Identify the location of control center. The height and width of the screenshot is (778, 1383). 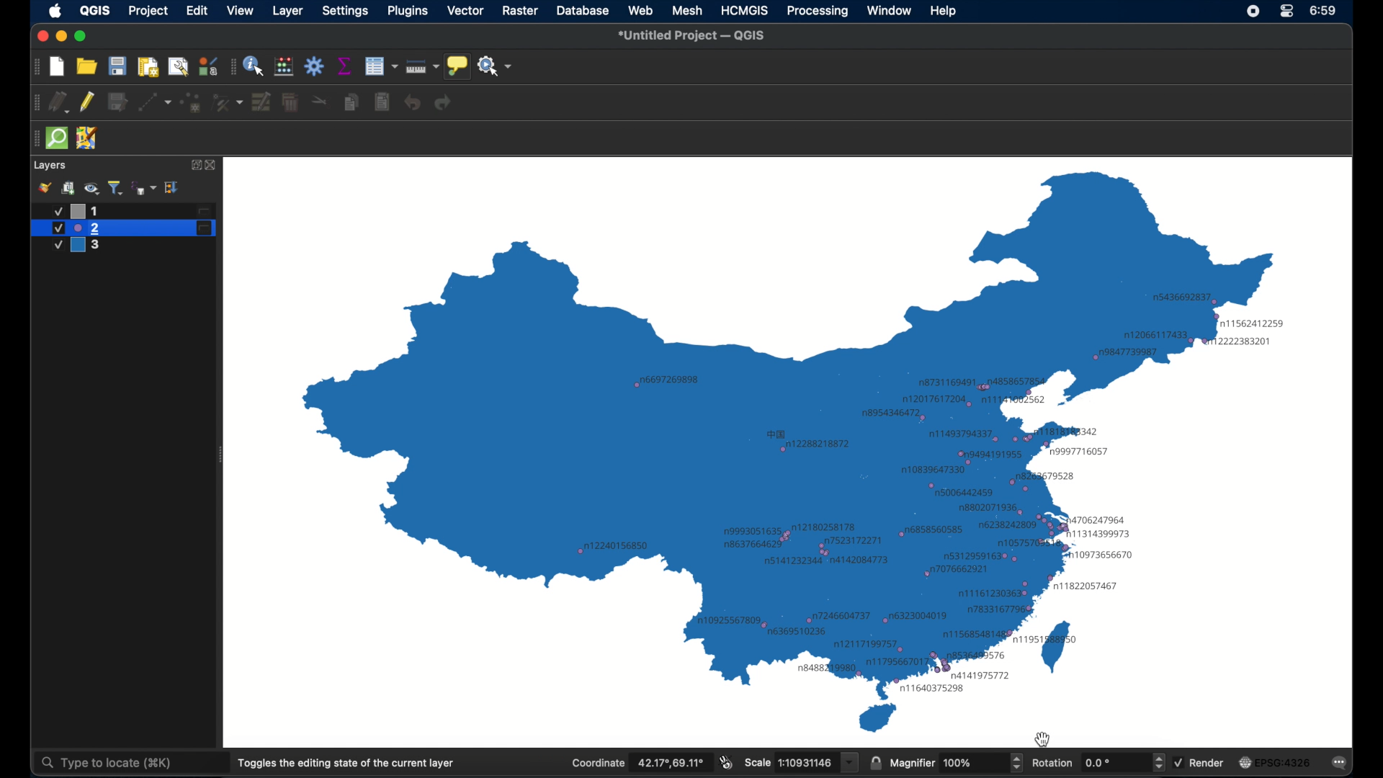
(1288, 11).